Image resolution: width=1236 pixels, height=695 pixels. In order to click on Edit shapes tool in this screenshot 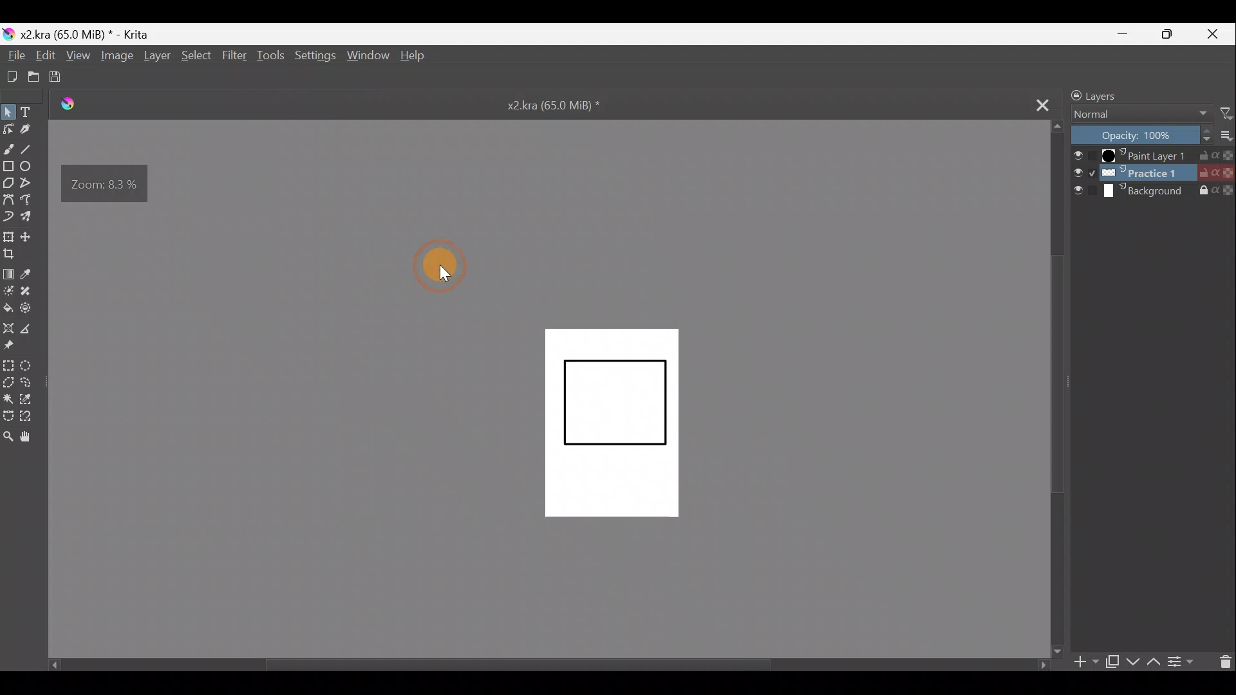, I will do `click(9, 129)`.